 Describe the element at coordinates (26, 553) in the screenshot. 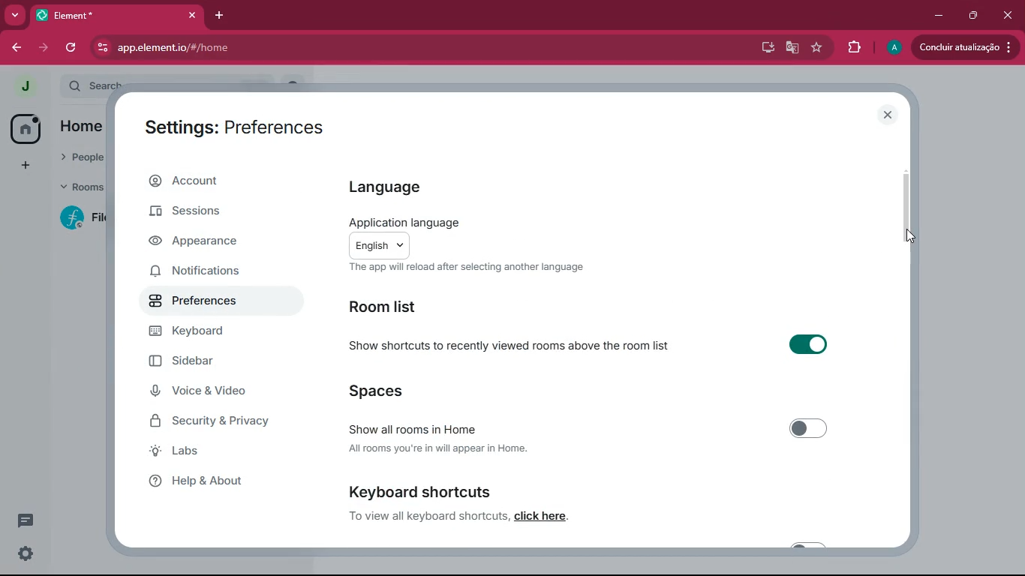

I see `settings` at that location.